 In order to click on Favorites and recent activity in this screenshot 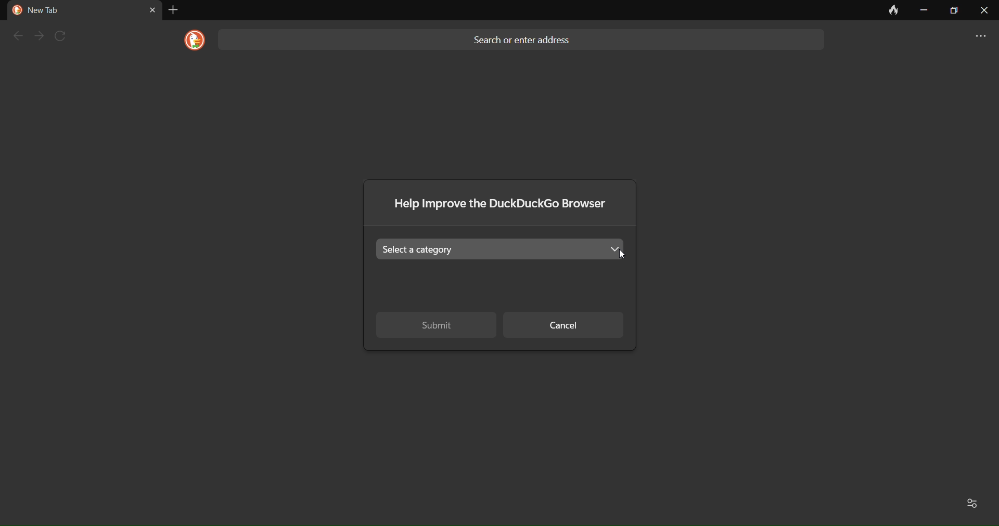, I will do `click(974, 502)`.